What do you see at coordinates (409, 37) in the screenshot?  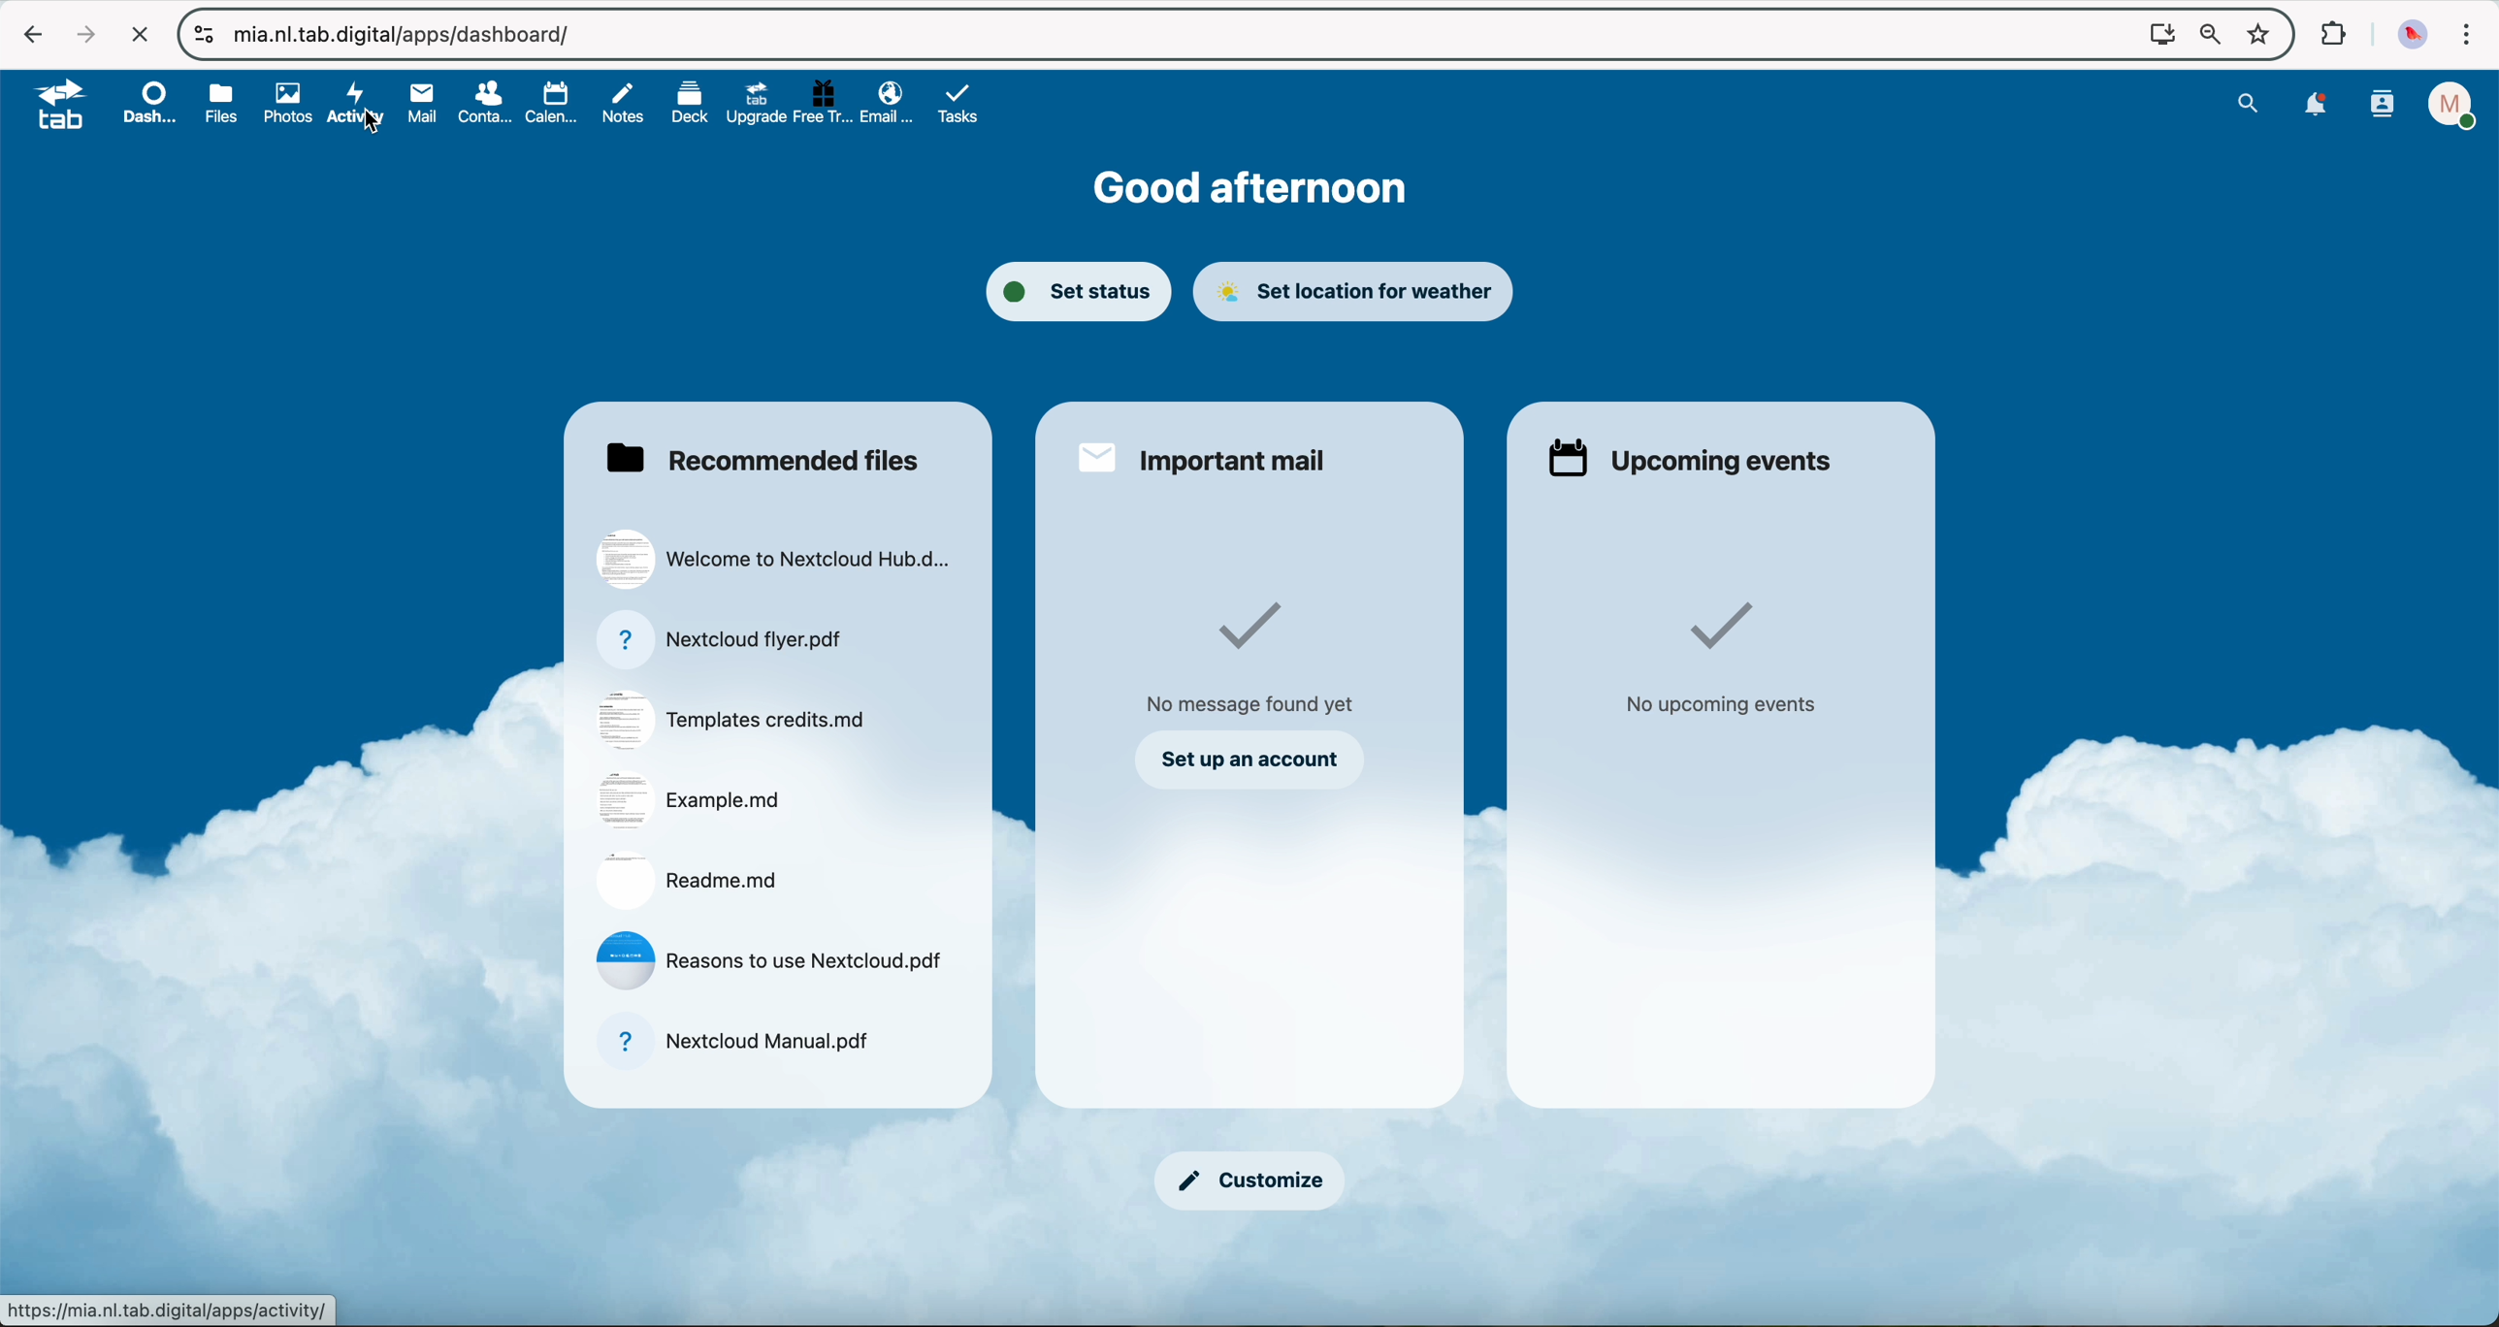 I see `url` at bounding box center [409, 37].